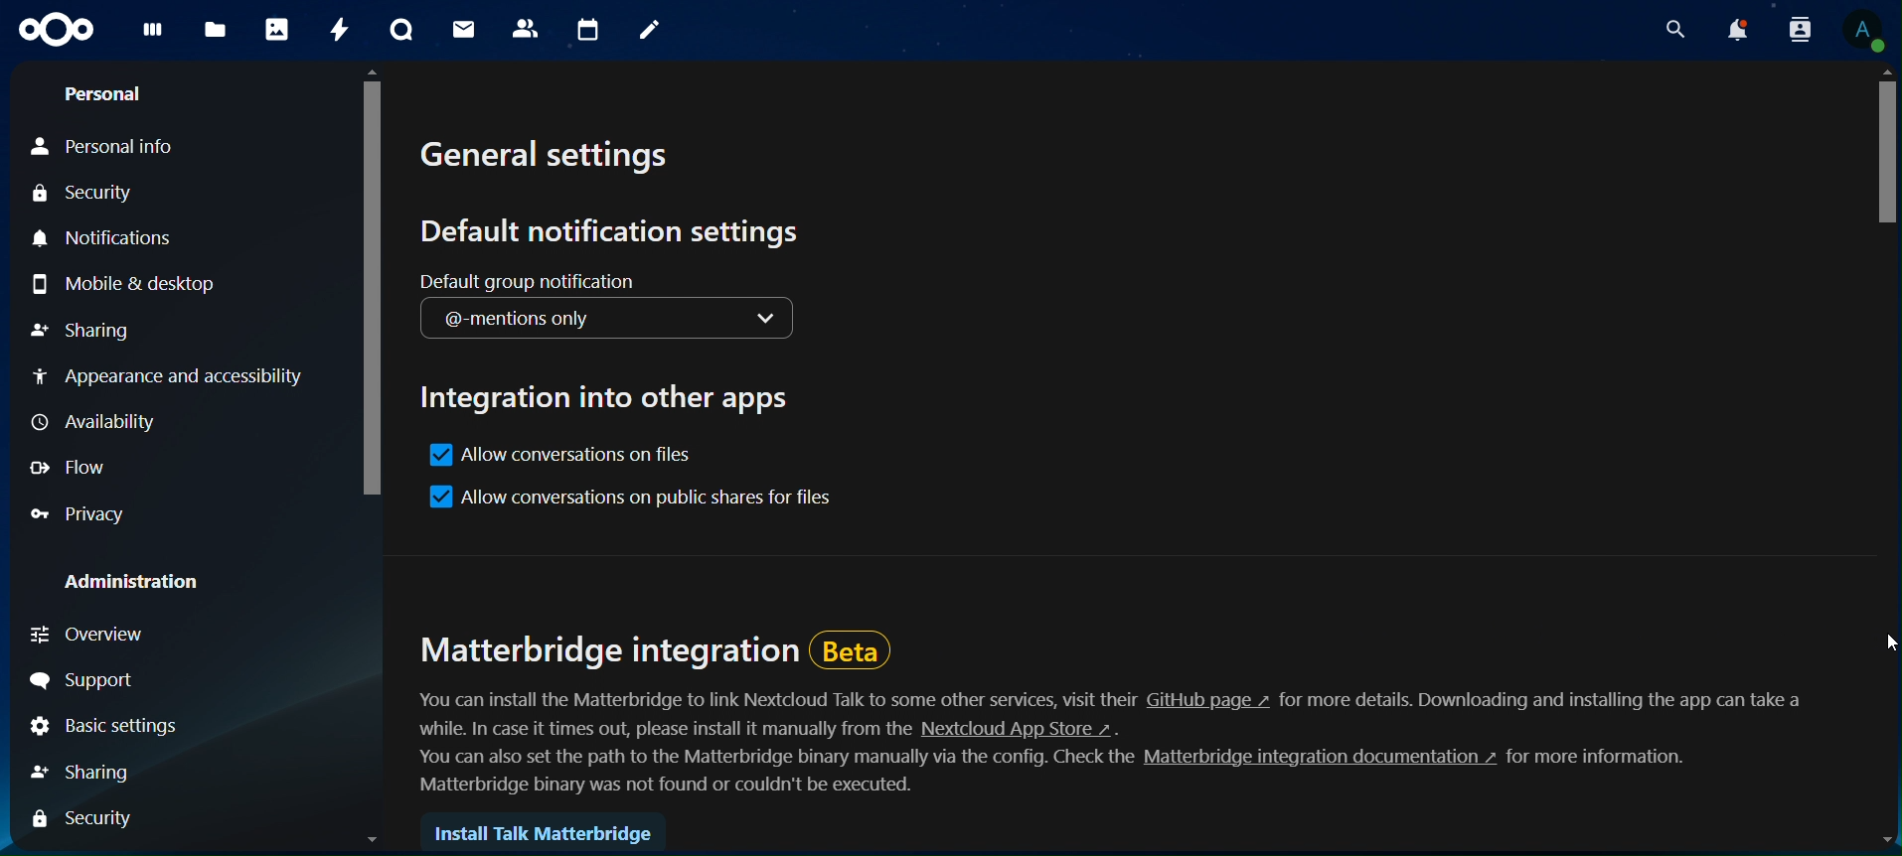 This screenshot has width=1902, height=856. What do you see at coordinates (556, 160) in the screenshot?
I see `general settings` at bounding box center [556, 160].